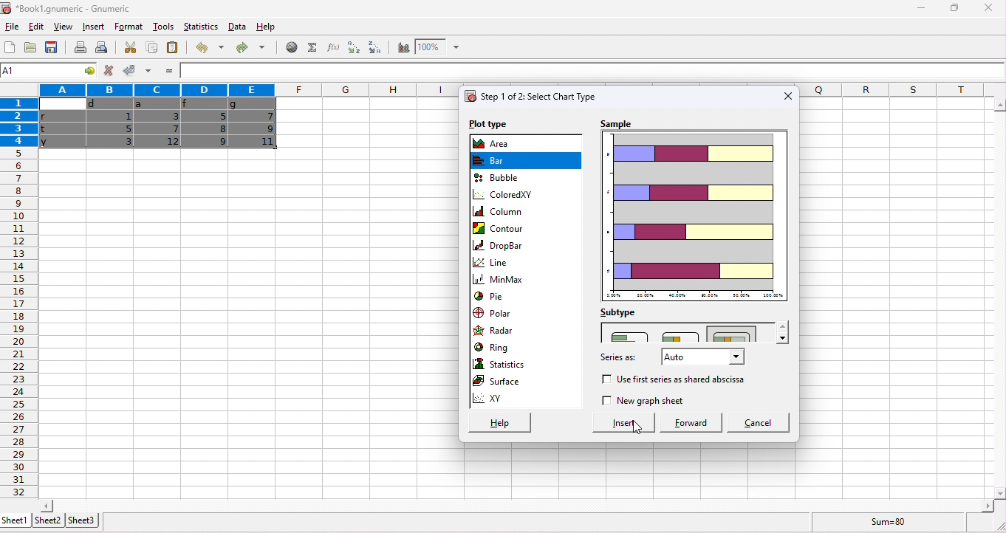  Describe the element at coordinates (502, 177) in the screenshot. I see `bubble` at that location.